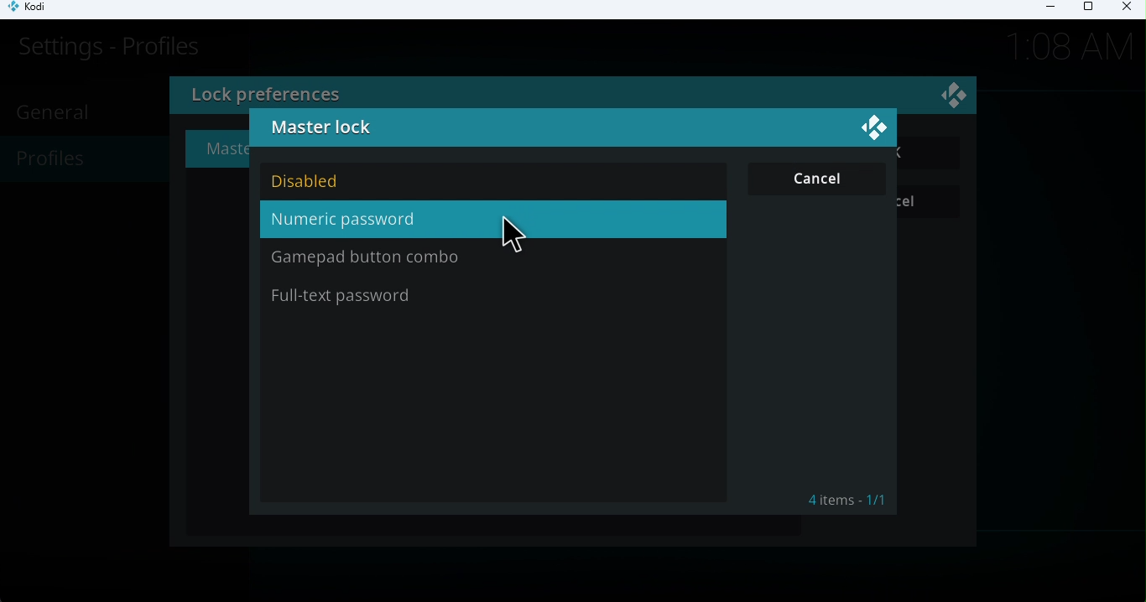 The height and width of the screenshot is (602, 1146). I want to click on Numeric password, so click(383, 219).